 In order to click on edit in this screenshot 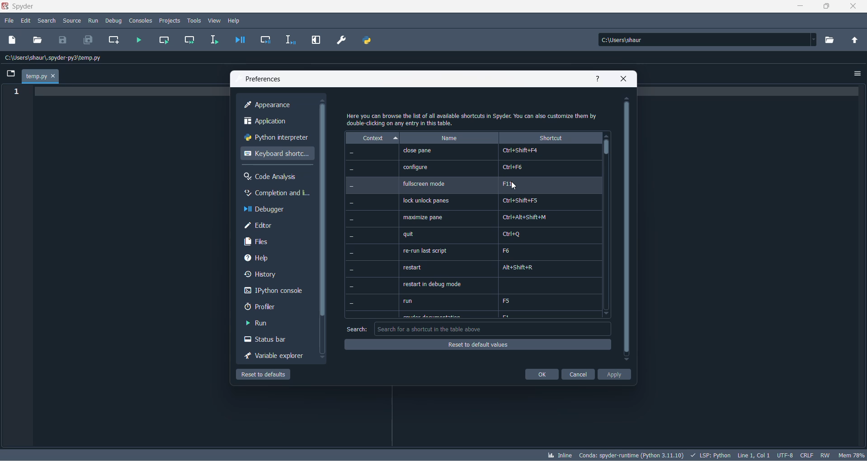, I will do `click(26, 21)`.